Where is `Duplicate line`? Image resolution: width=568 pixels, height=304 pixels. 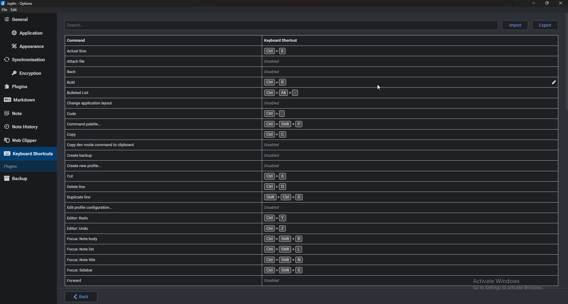 Duplicate line is located at coordinates (185, 197).